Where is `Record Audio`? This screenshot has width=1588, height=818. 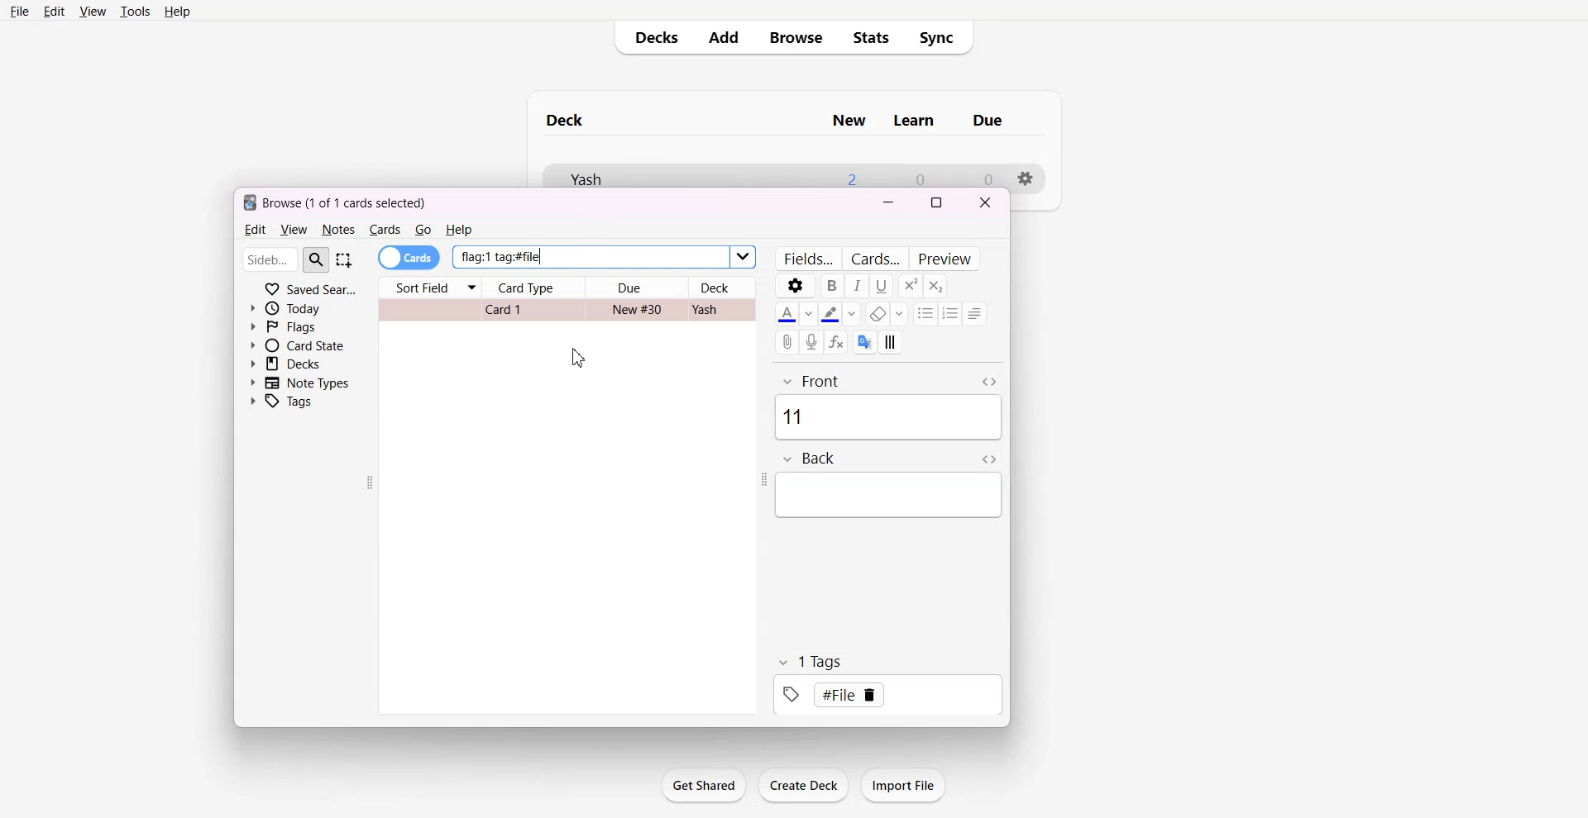 Record Audio is located at coordinates (814, 342).